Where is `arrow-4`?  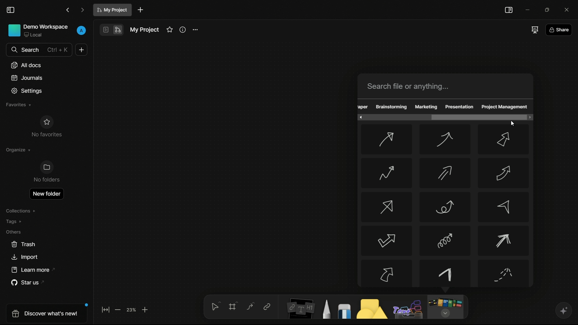
arrow-4 is located at coordinates (386, 173).